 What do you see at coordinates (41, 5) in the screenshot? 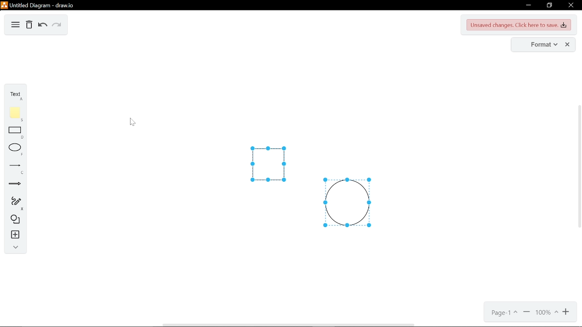
I see `untitled duagram - draw.io` at bounding box center [41, 5].